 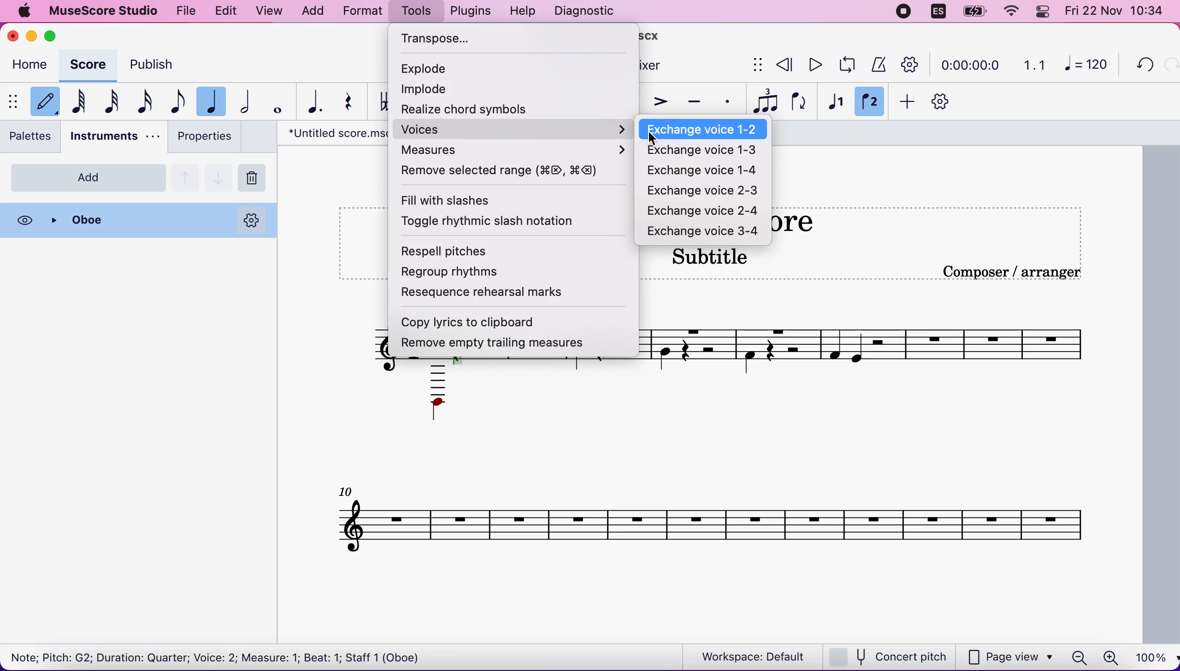 What do you see at coordinates (439, 90) in the screenshot?
I see `implode` at bounding box center [439, 90].